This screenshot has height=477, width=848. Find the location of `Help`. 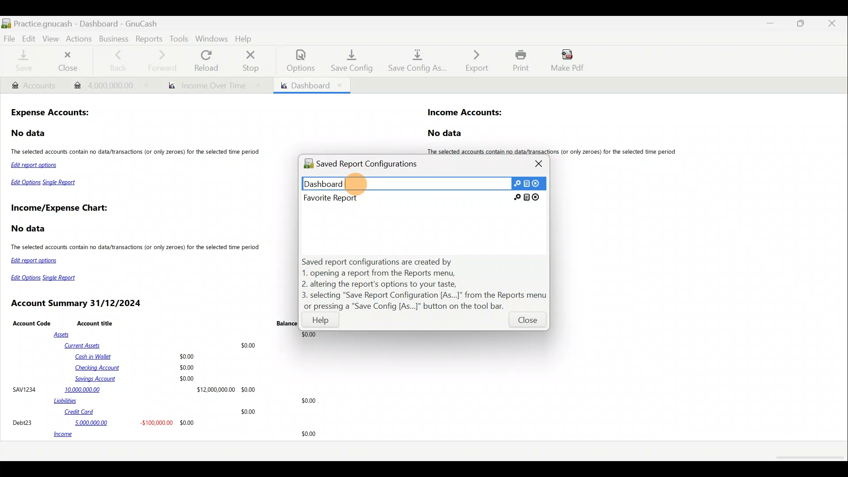

Help is located at coordinates (321, 322).